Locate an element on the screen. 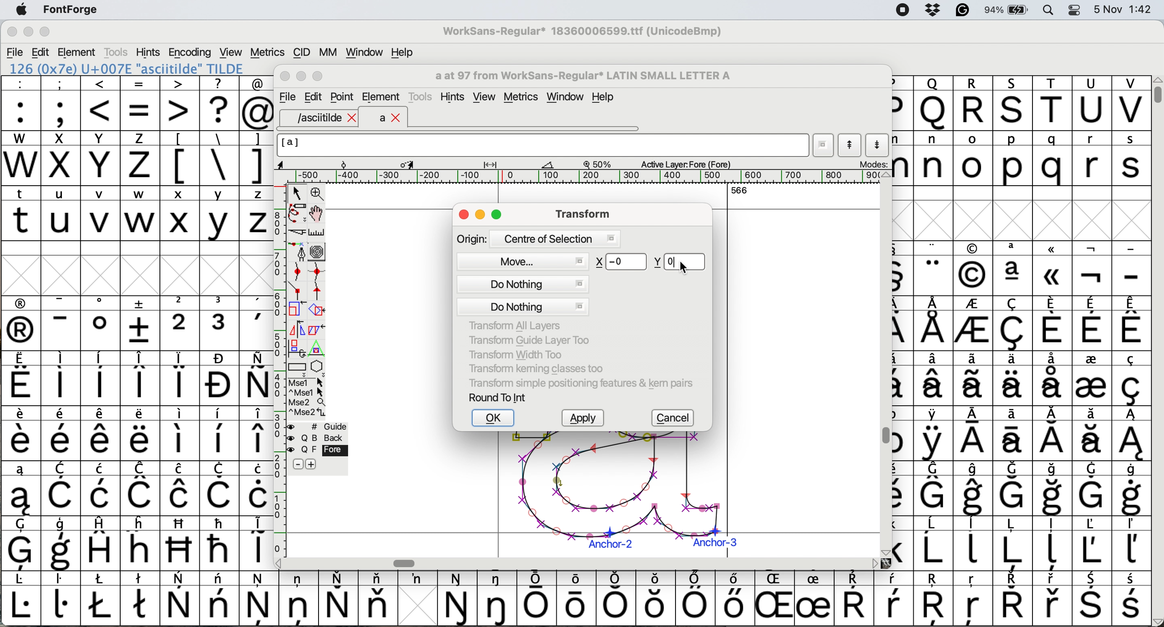 Image resolution: width=1164 pixels, height=627 pixels. symbol is located at coordinates (935, 378).